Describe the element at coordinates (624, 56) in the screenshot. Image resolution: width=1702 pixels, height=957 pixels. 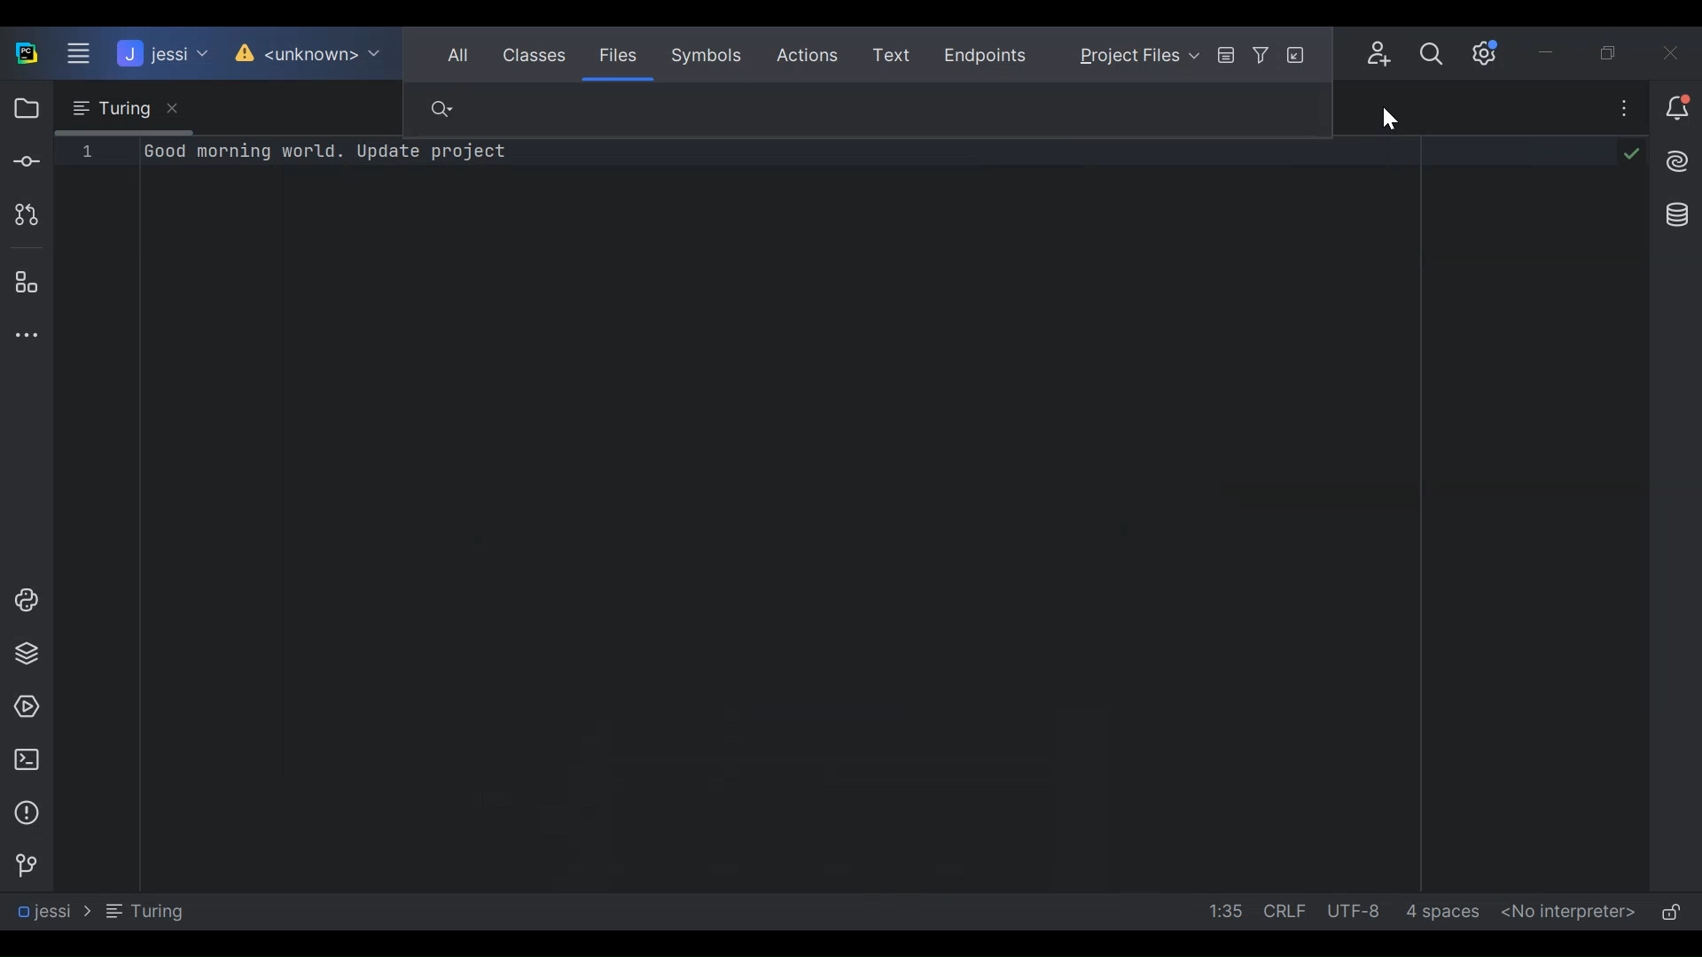
I see `Filees` at that location.